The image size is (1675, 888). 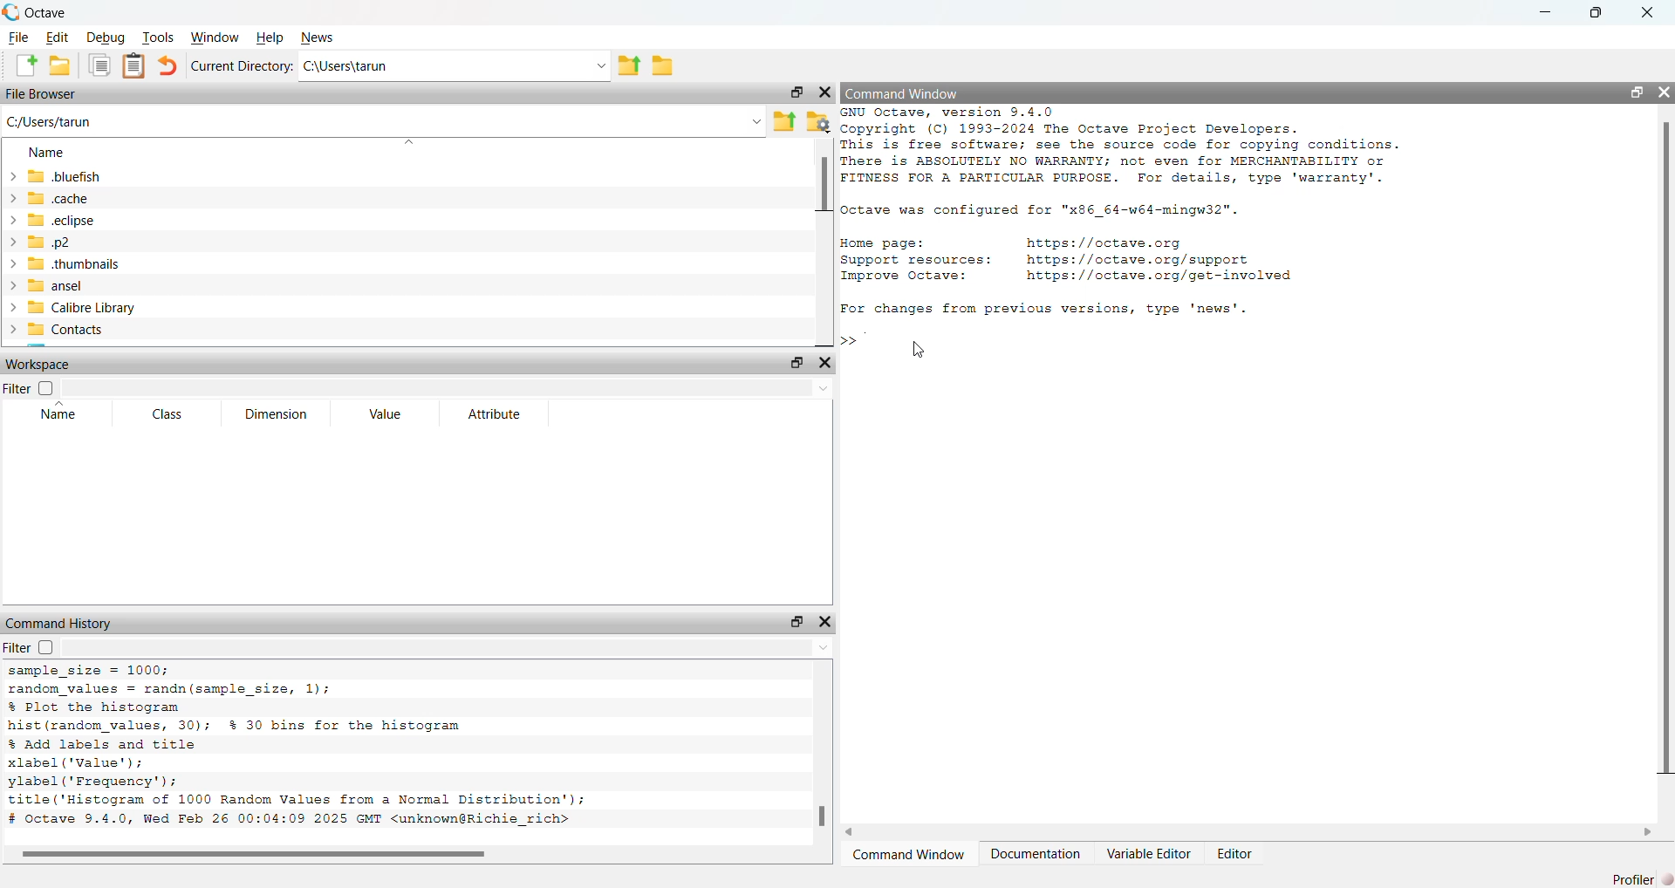 What do you see at coordinates (48, 199) in the screenshot?
I see `.cache` at bounding box center [48, 199].